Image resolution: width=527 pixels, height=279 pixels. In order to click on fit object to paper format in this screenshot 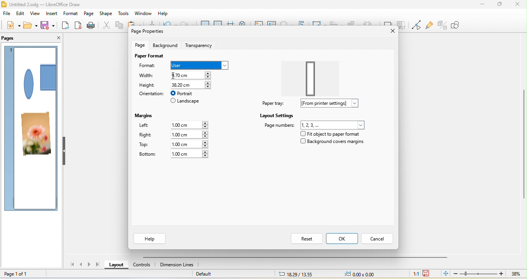, I will do `click(334, 133)`.